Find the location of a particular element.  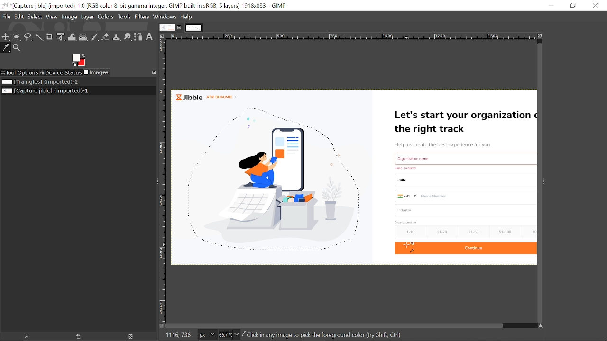

Image file titled "Traingle" is located at coordinates (75, 81).